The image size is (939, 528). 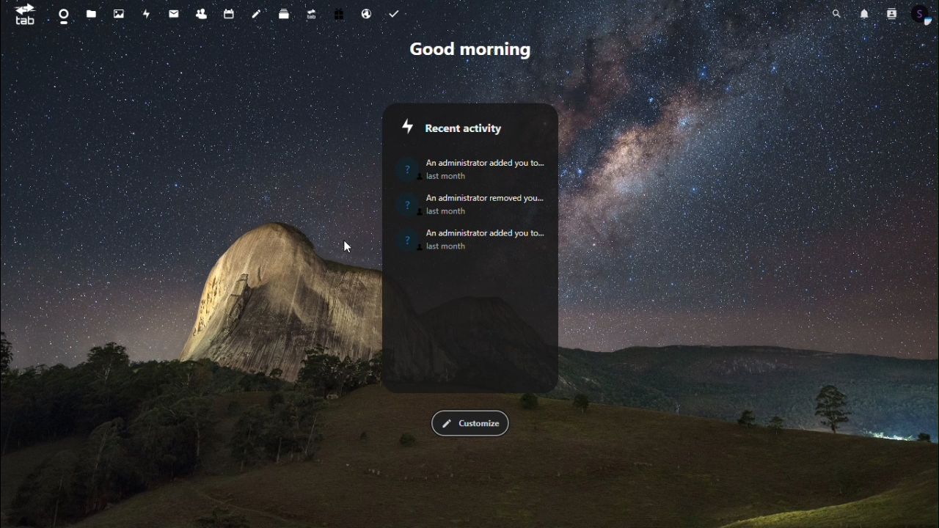 I want to click on last month, so click(x=445, y=246).